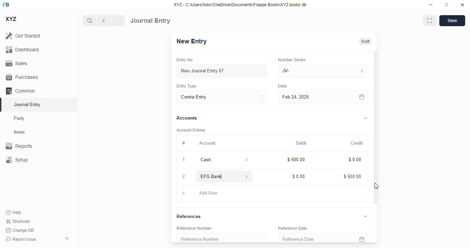 The height and width of the screenshot is (248, 470). What do you see at coordinates (6, 4) in the screenshot?
I see `FB - logo` at bounding box center [6, 4].